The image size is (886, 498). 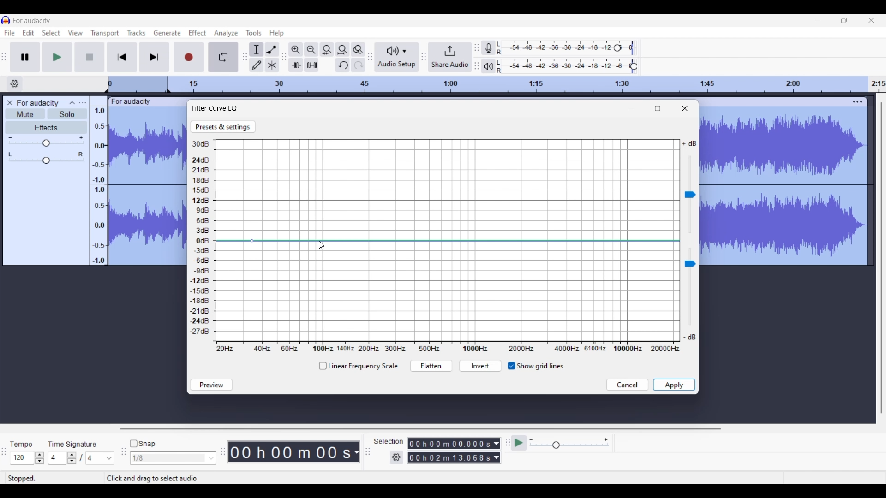 I want to click on Delete track, so click(x=11, y=103).